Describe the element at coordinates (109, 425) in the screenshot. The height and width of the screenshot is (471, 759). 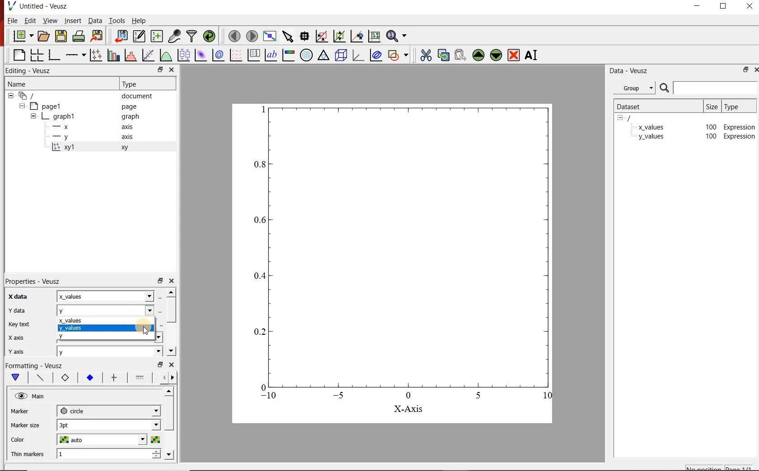
I see `3pt` at that location.